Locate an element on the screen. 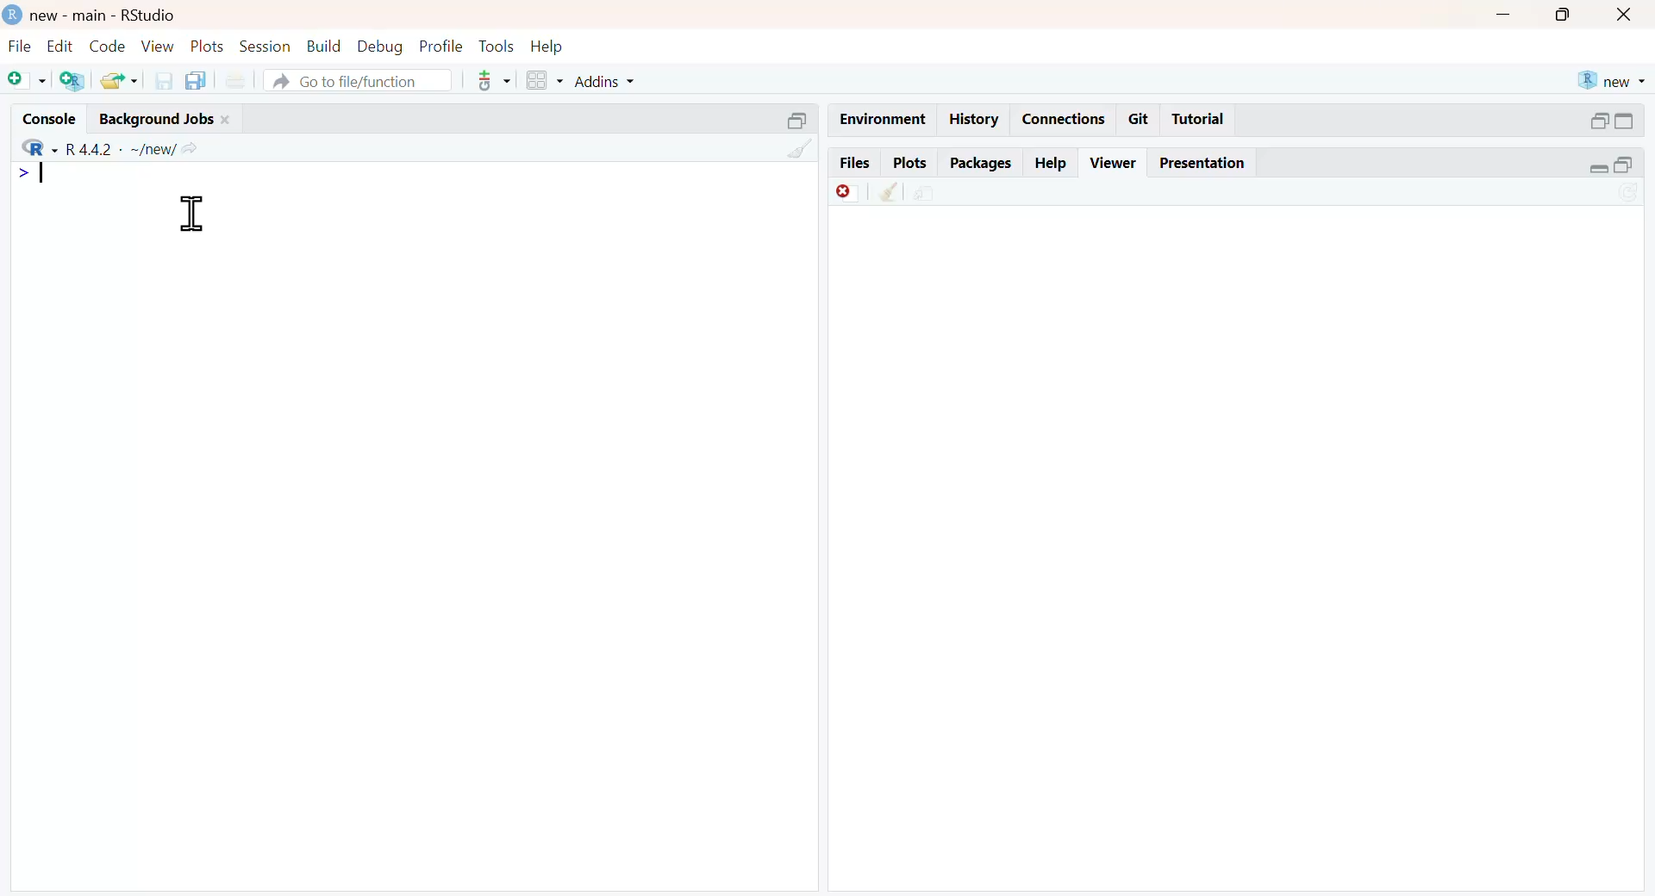 The width and height of the screenshot is (1655, 896). edit is located at coordinates (60, 45).